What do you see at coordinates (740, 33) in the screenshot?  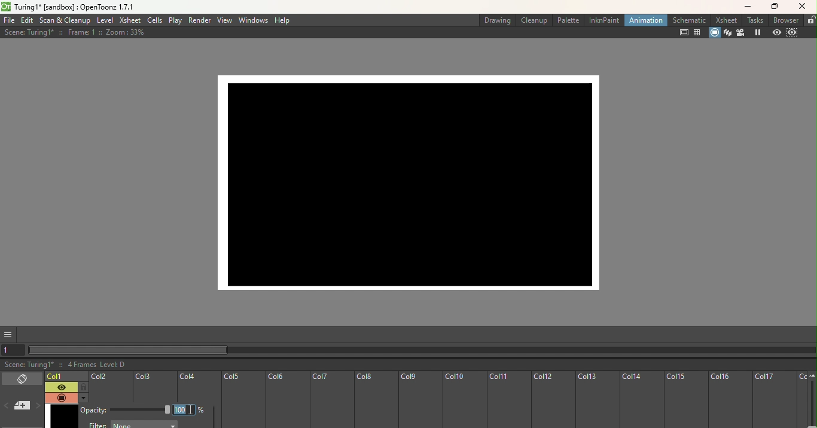 I see `Camera view` at bounding box center [740, 33].